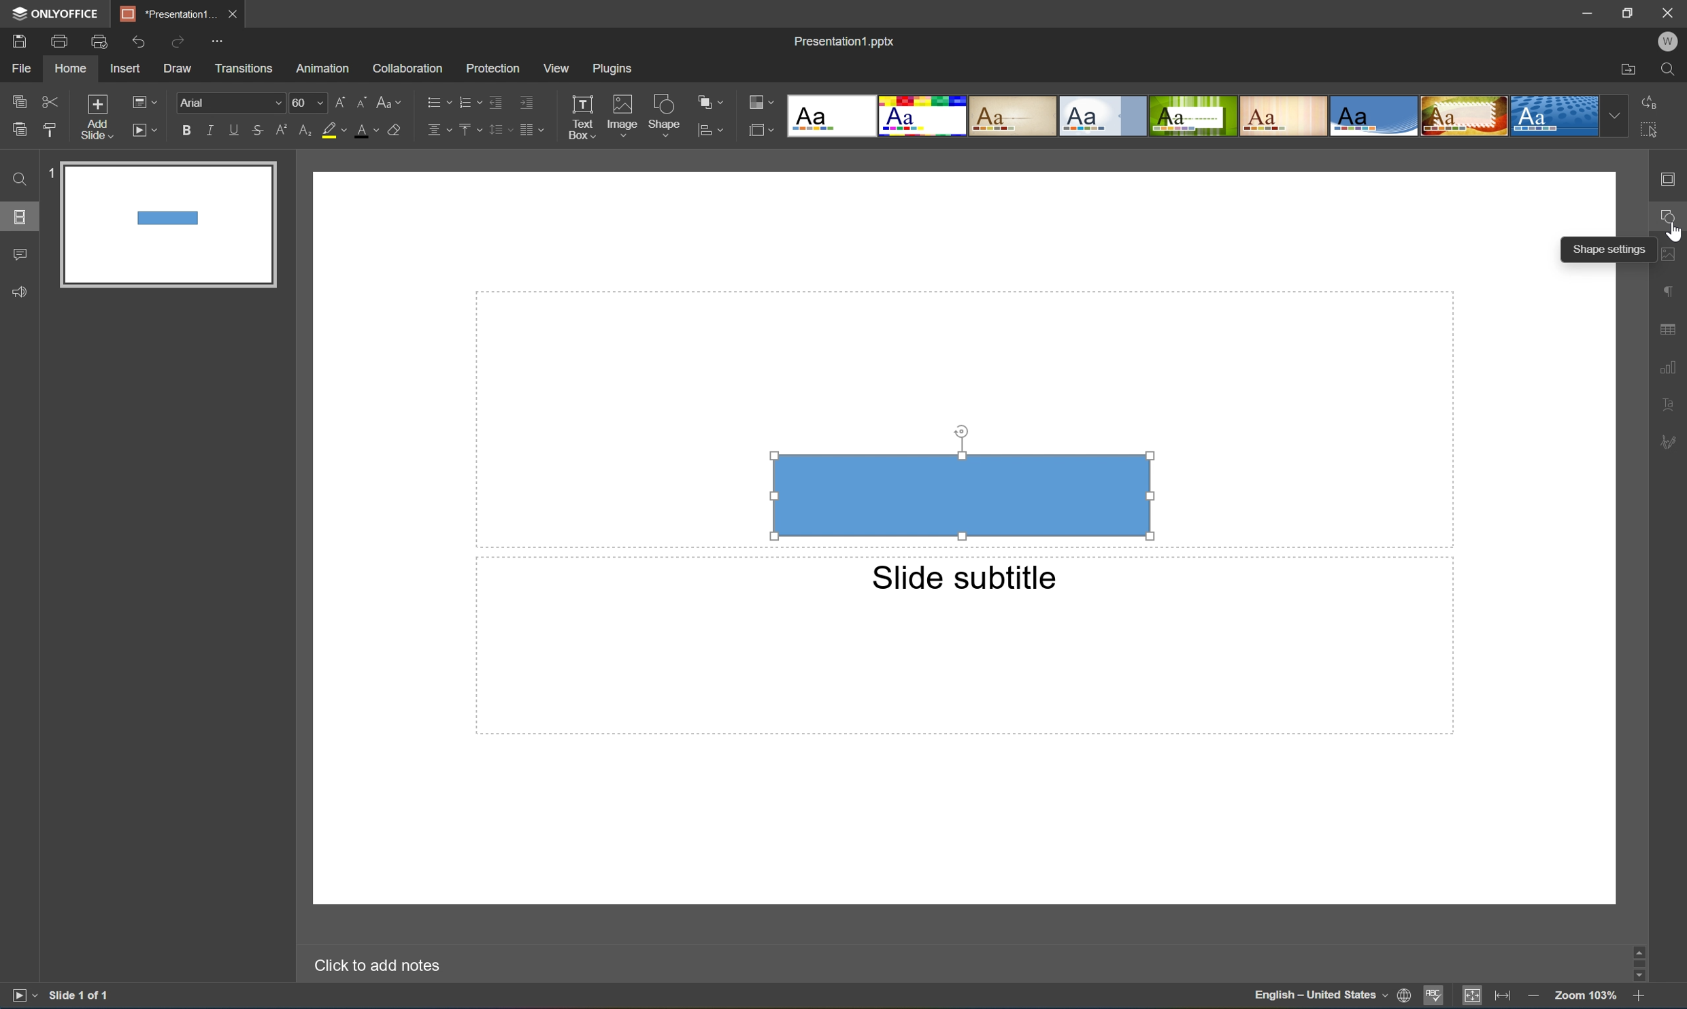 Image resolution: width=1687 pixels, height=1009 pixels. What do you see at coordinates (306, 103) in the screenshot?
I see `60` at bounding box center [306, 103].